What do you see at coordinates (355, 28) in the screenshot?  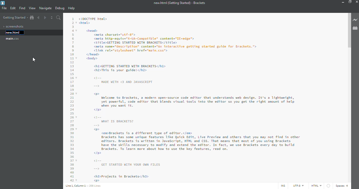 I see `extension manager` at bounding box center [355, 28].